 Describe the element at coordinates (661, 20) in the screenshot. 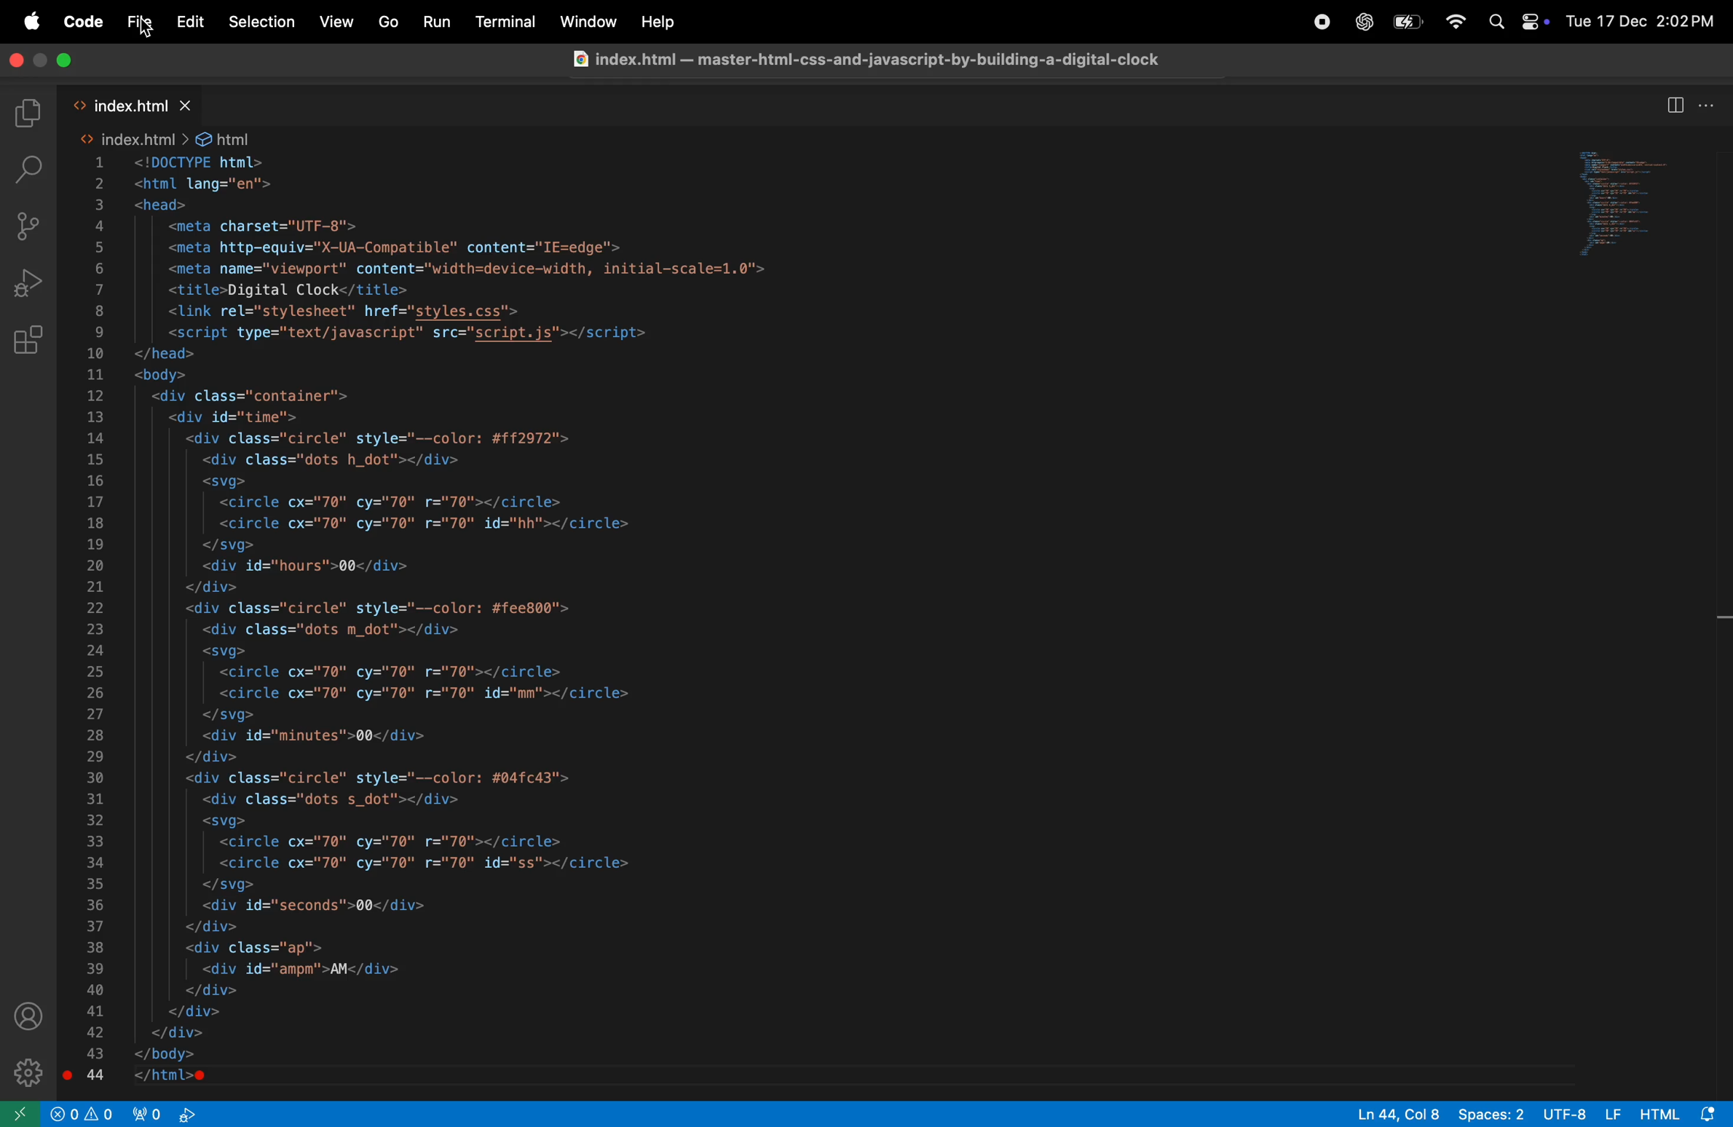

I see `` at that location.